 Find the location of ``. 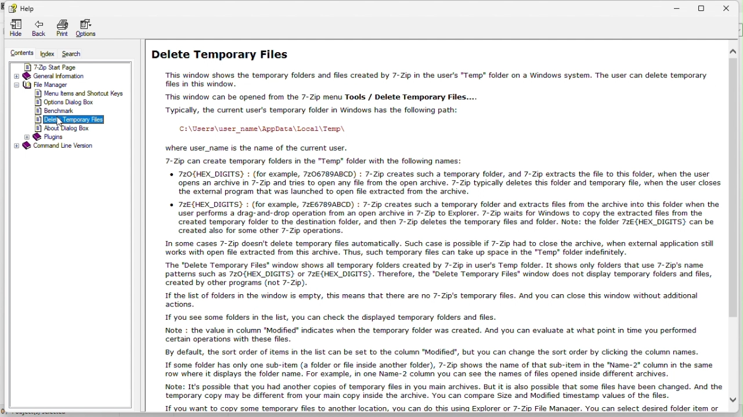

 is located at coordinates (14, 28).